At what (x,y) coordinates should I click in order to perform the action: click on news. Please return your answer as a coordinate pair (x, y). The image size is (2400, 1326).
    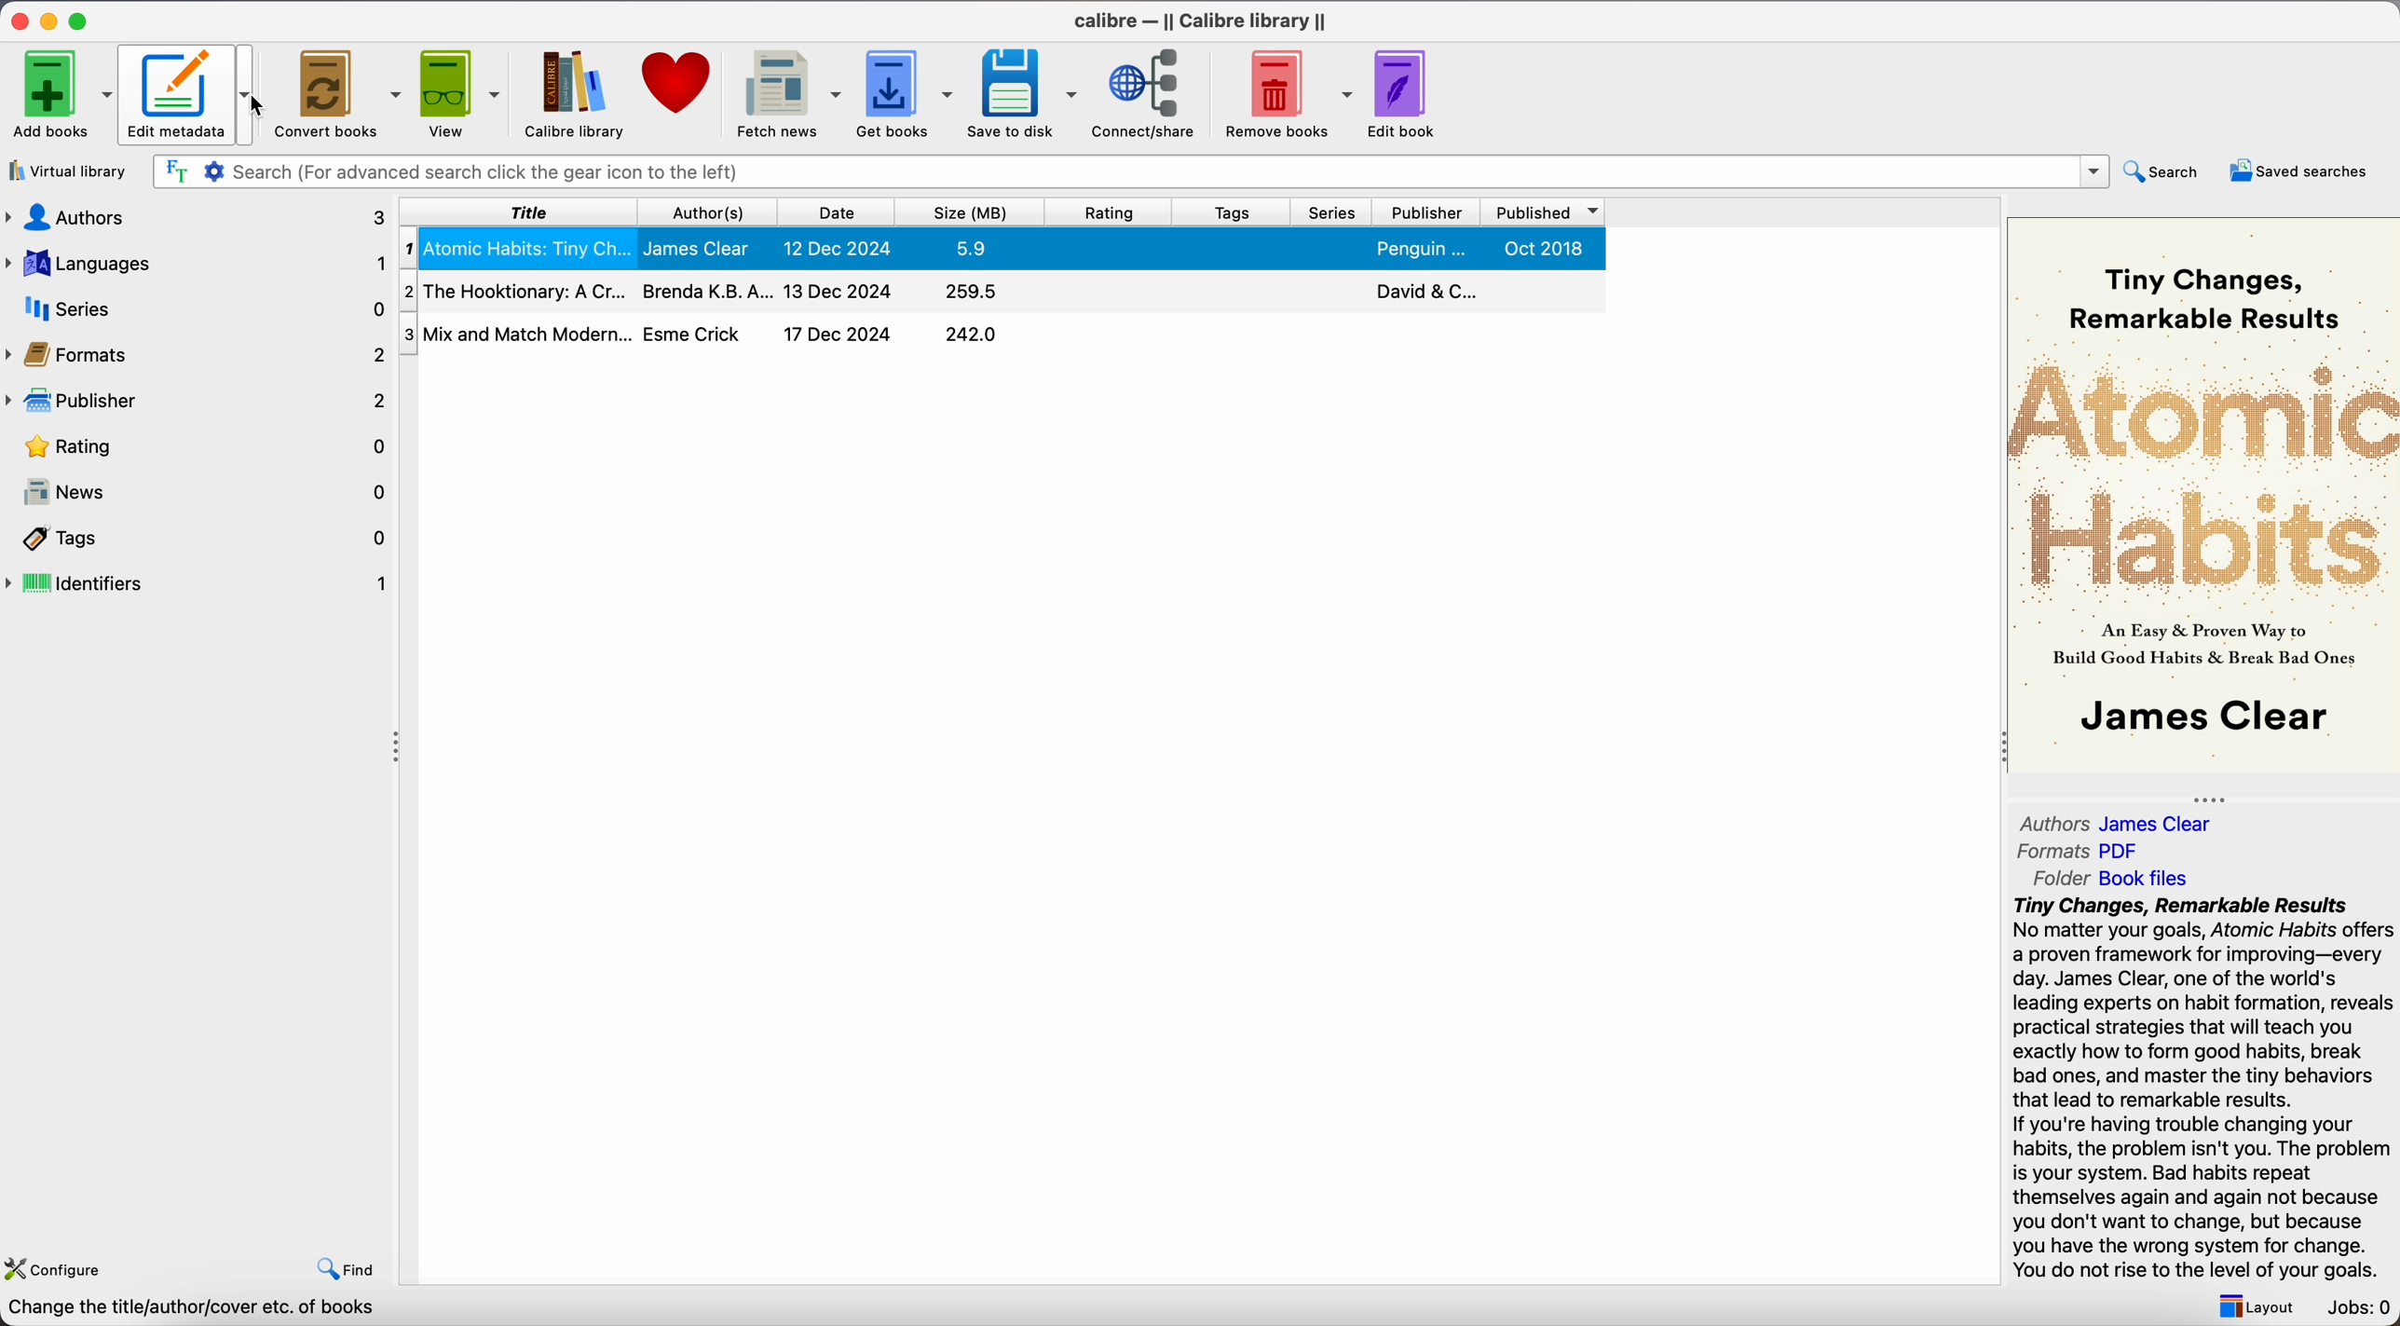
    Looking at the image, I should click on (202, 489).